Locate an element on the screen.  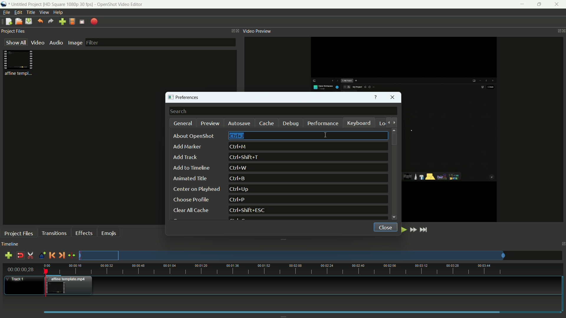
import file is located at coordinates (62, 22).